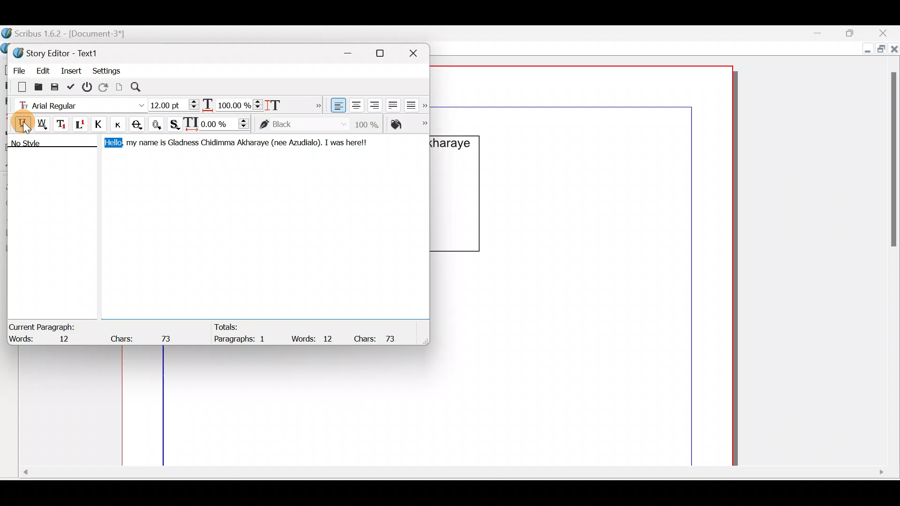 The image size is (900, 506). I want to click on More, so click(316, 104).